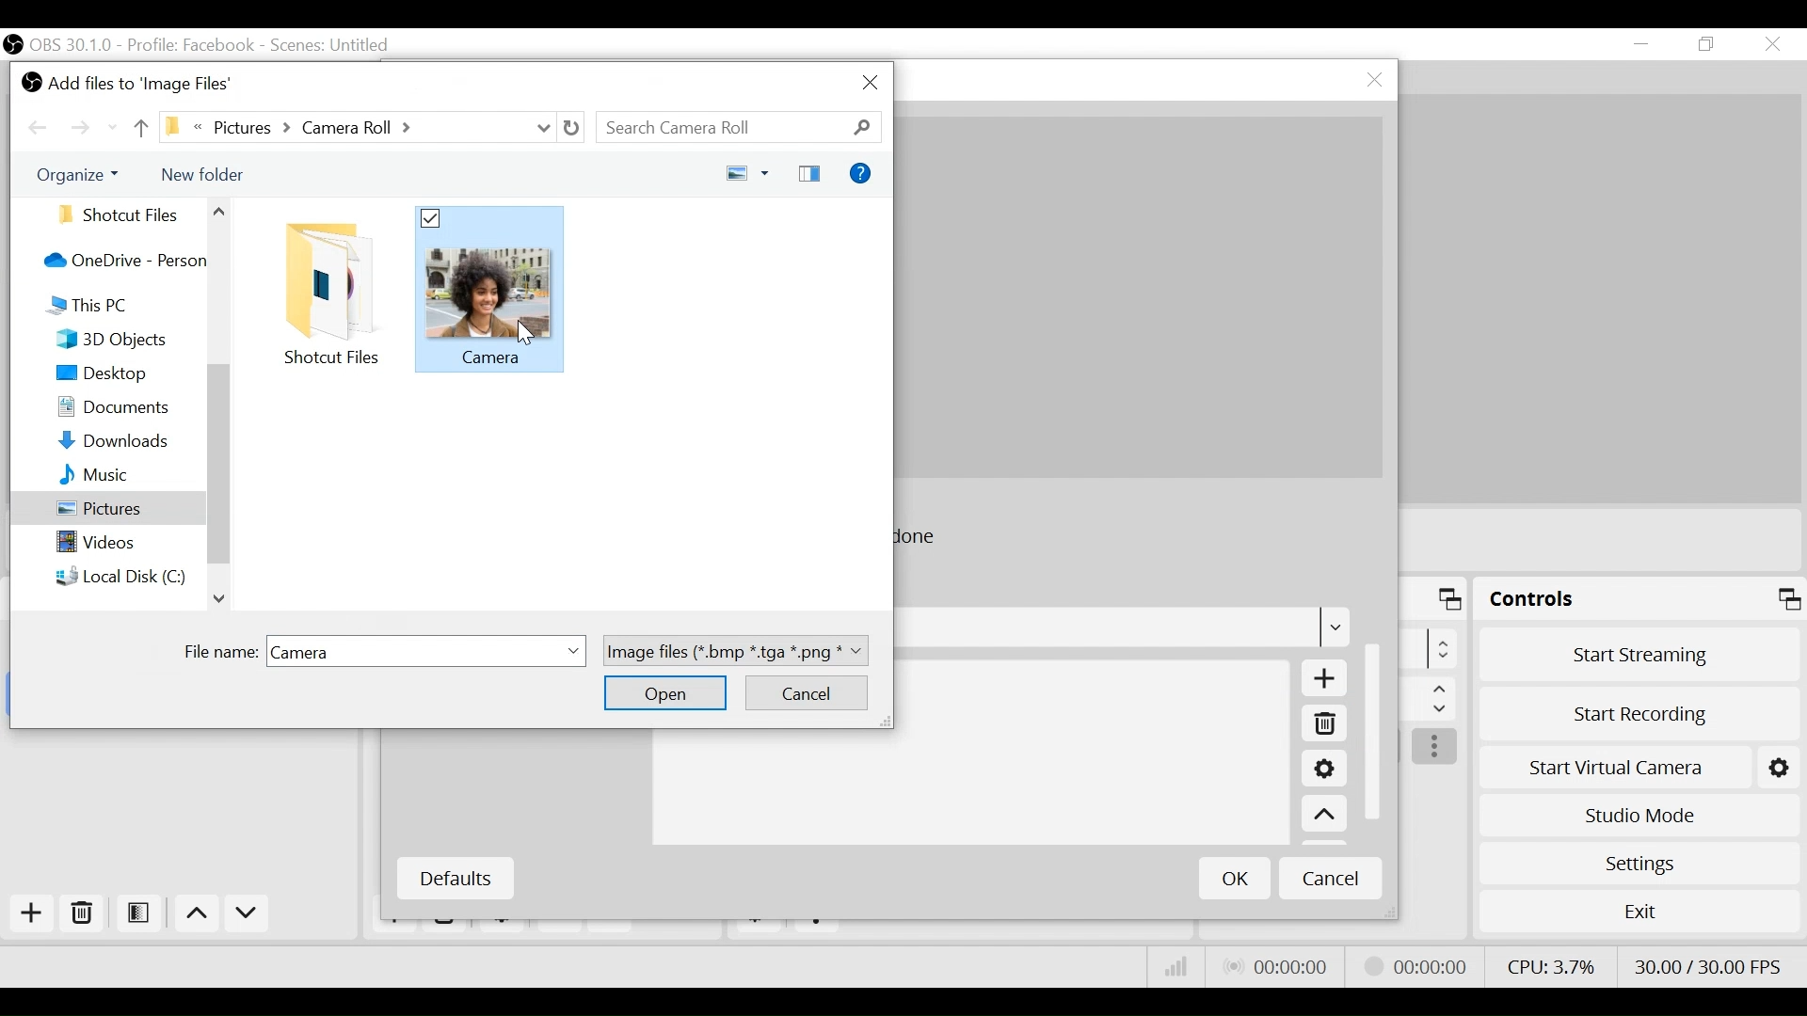 This screenshot has height=1016, width=1807. What do you see at coordinates (489, 291) in the screenshot?
I see `File` at bounding box center [489, 291].